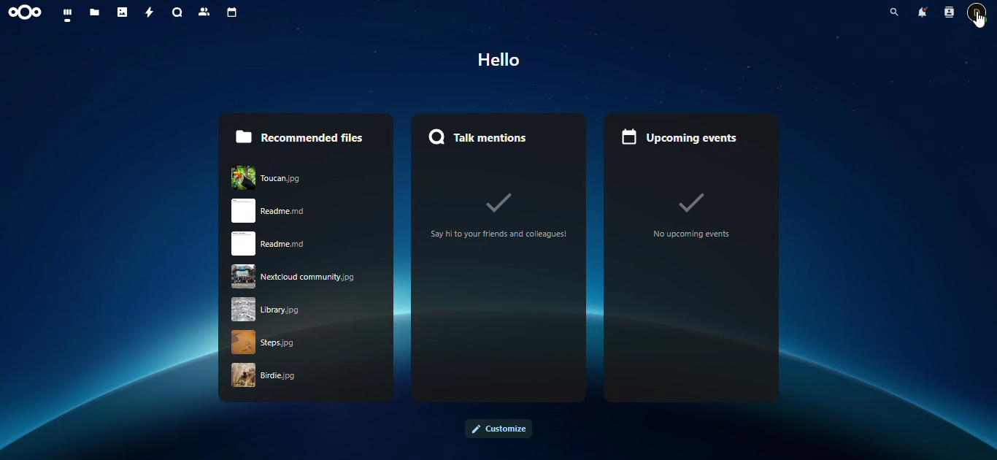 The height and width of the screenshot is (460, 997). Describe the element at coordinates (304, 135) in the screenshot. I see `recommended files` at that location.